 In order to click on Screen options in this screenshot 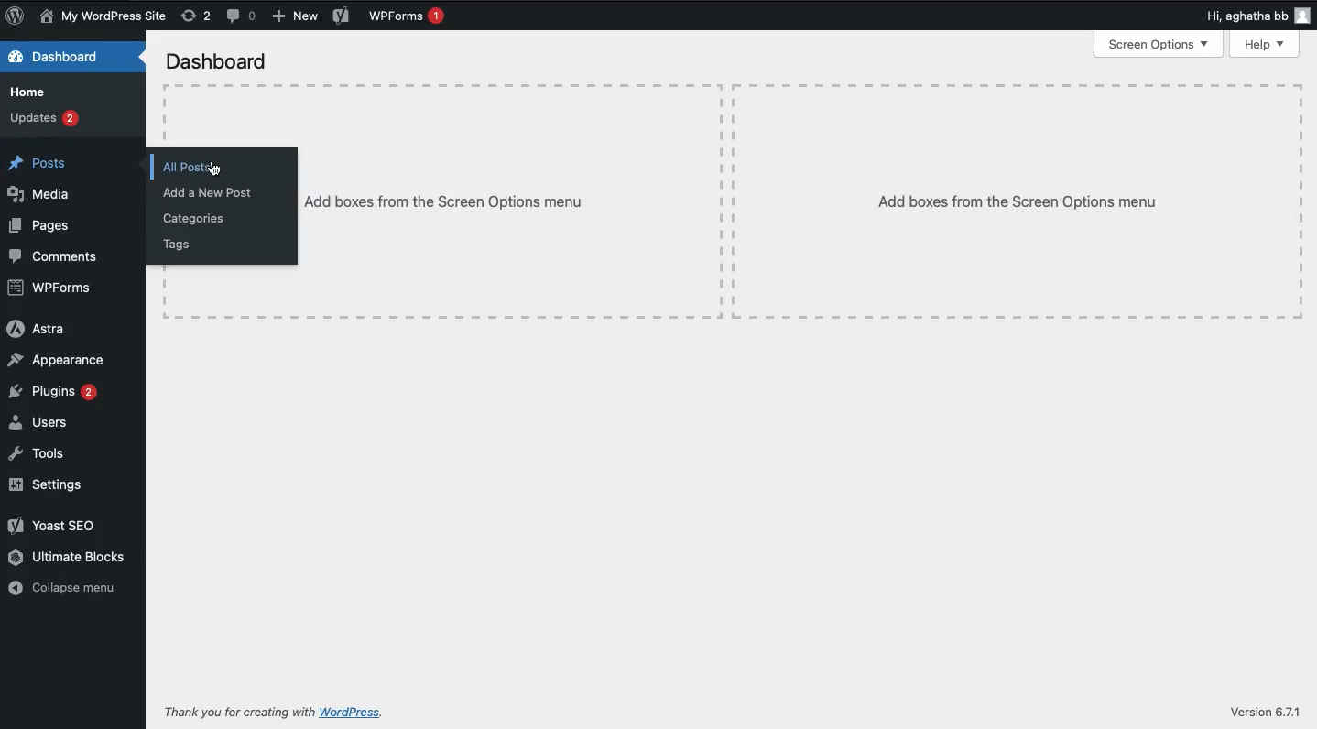, I will do `click(1159, 47)`.